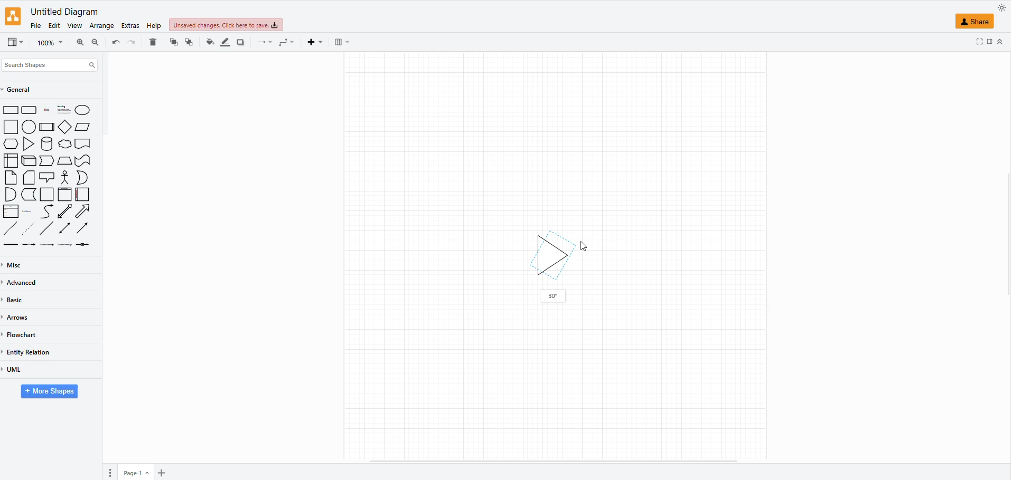  I want to click on fullscreen, so click(979, 42).